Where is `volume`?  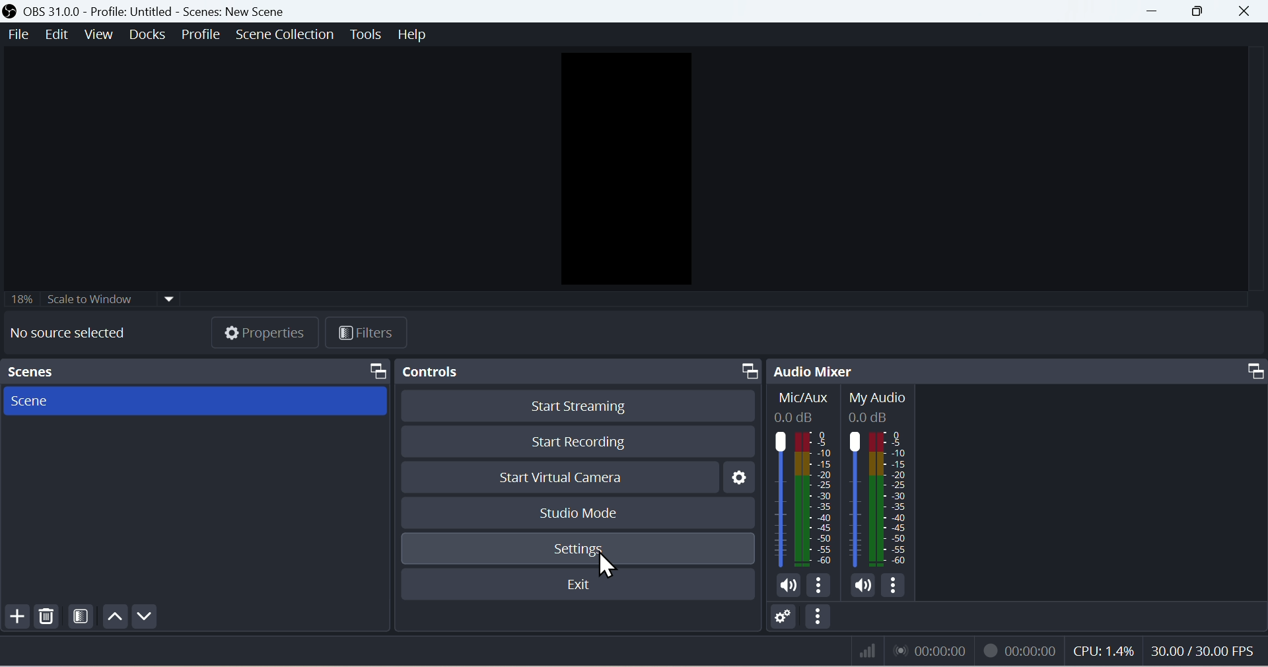
volume is located at coordinates (788, 586).